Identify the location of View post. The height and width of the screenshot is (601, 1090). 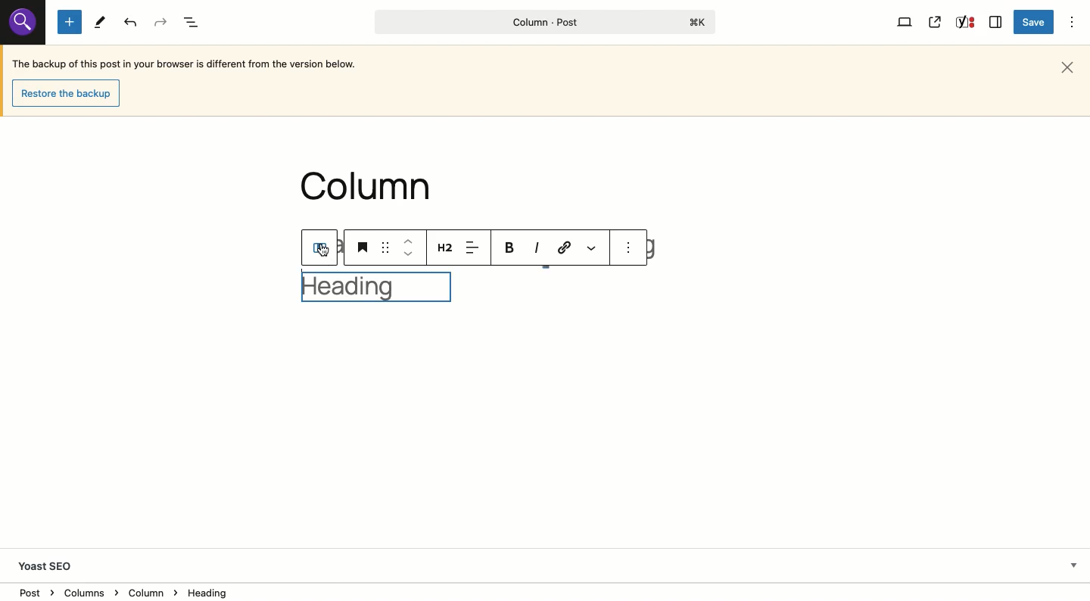
(936, 22).